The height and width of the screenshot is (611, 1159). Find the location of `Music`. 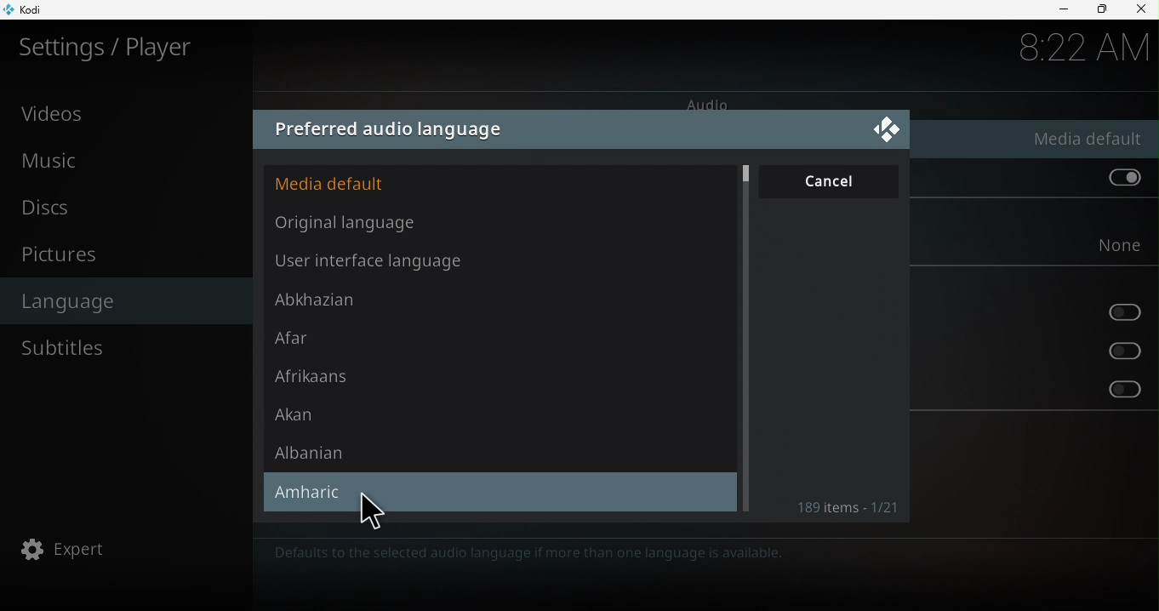

Music is located at coordinates (124, 160).